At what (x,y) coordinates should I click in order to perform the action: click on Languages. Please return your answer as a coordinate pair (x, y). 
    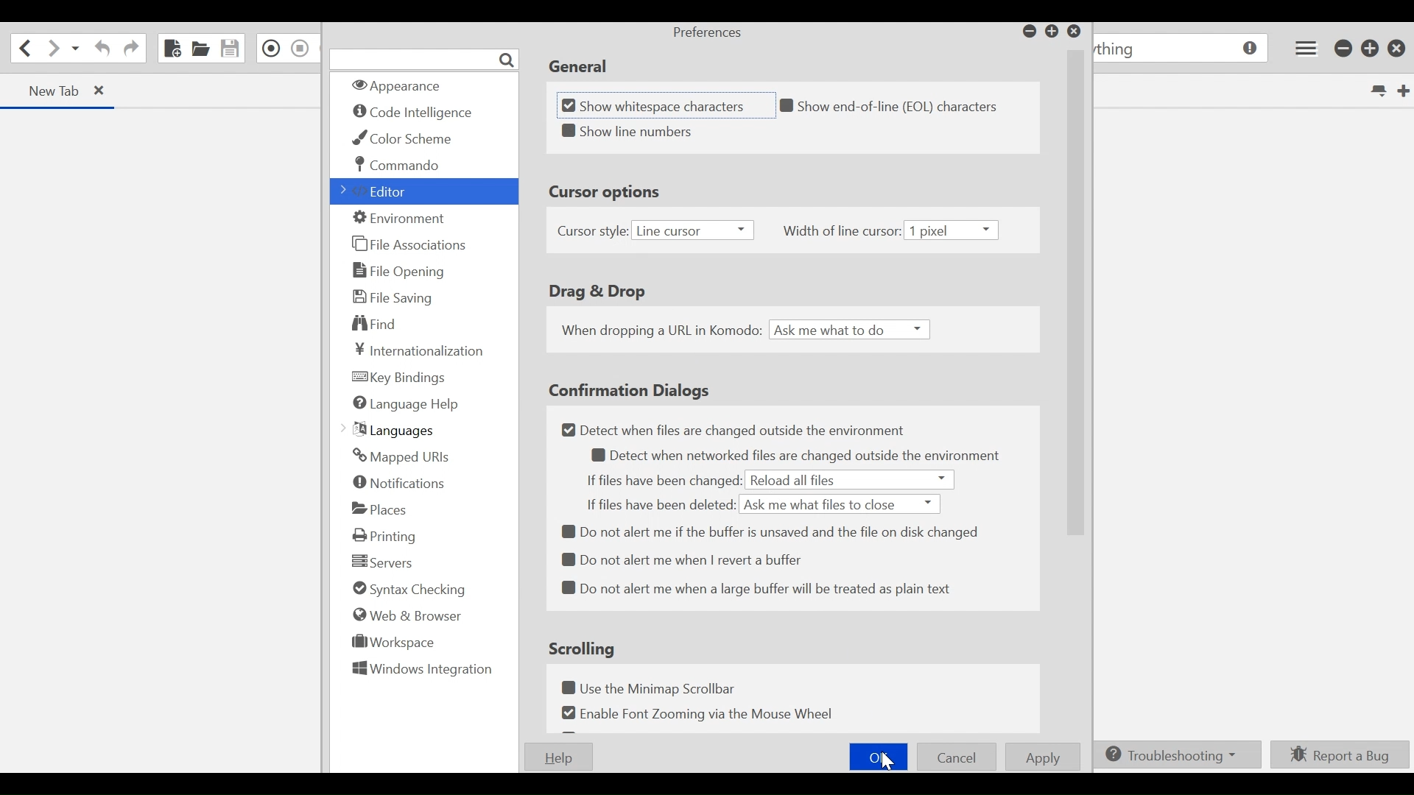
    Looking at the image, I should click on (392, 429).